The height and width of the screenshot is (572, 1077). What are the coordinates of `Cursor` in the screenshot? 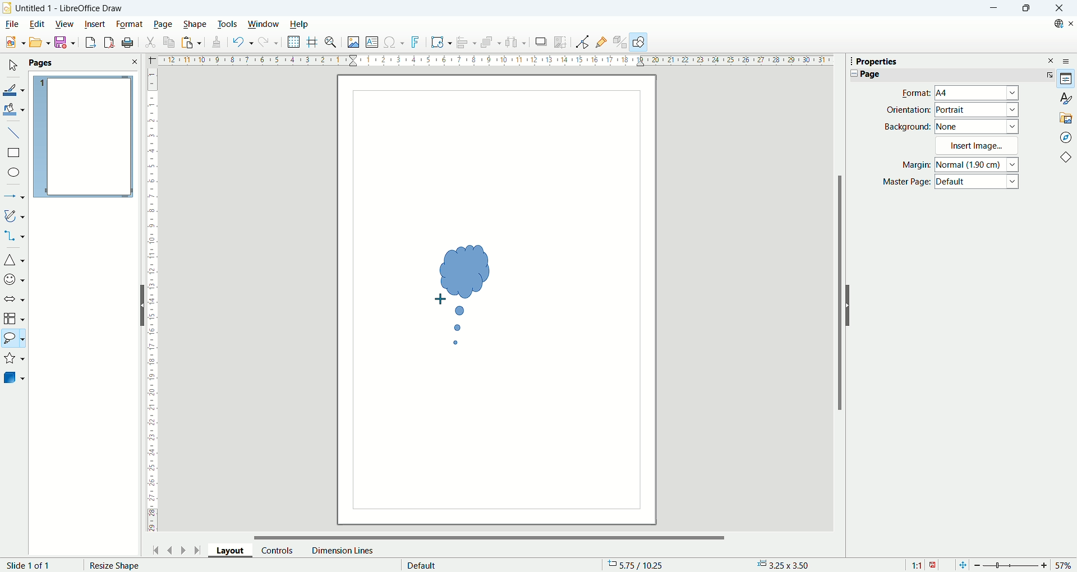 It's located at (440, 299).